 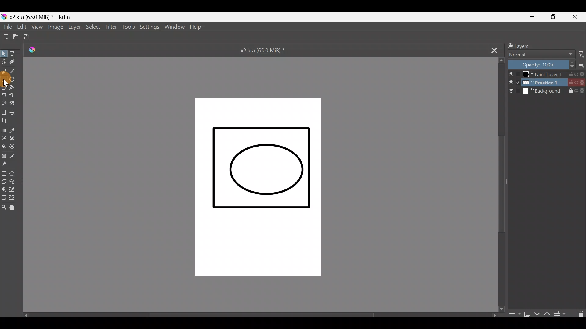 I want to click on Krita logo, so click(x=4, y=16).